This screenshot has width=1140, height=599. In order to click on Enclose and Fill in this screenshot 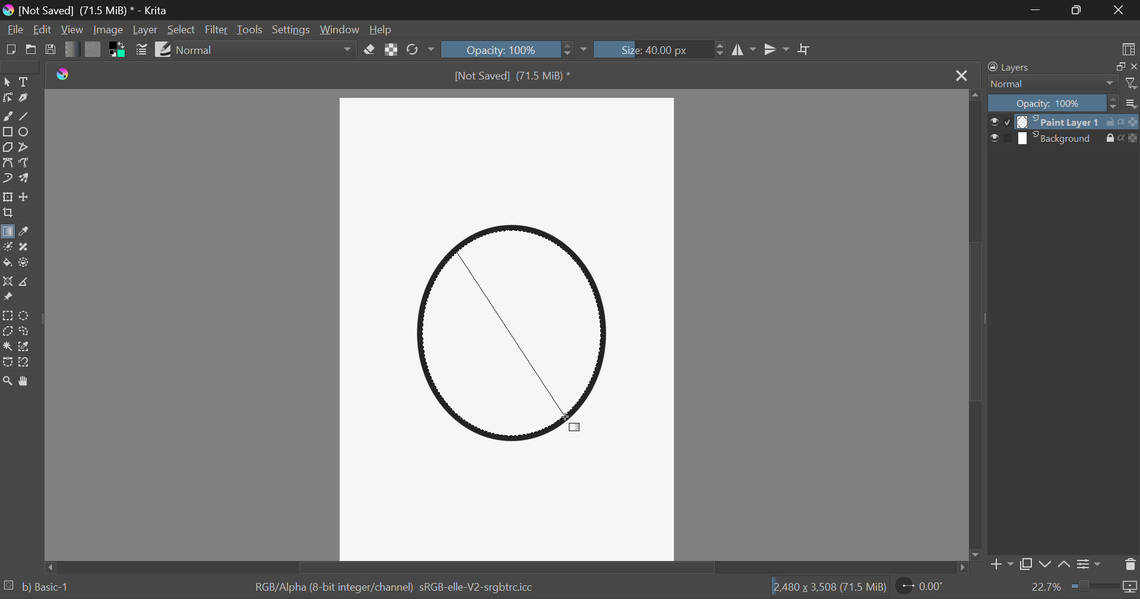, I will do `click(28, 263)`.